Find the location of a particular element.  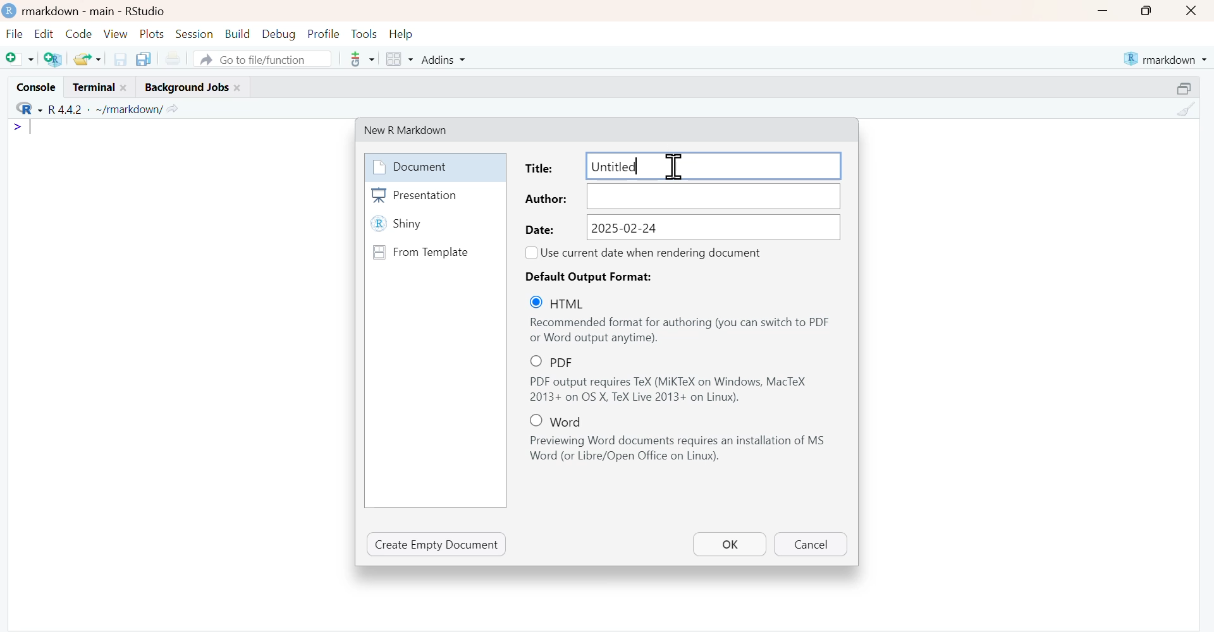

Document is located at coordinates (433, 167).